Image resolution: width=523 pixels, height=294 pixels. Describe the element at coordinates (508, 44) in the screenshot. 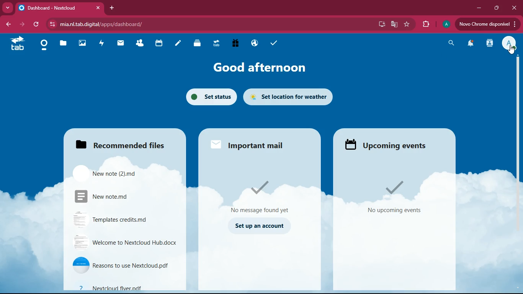

I see `profile` at that location.